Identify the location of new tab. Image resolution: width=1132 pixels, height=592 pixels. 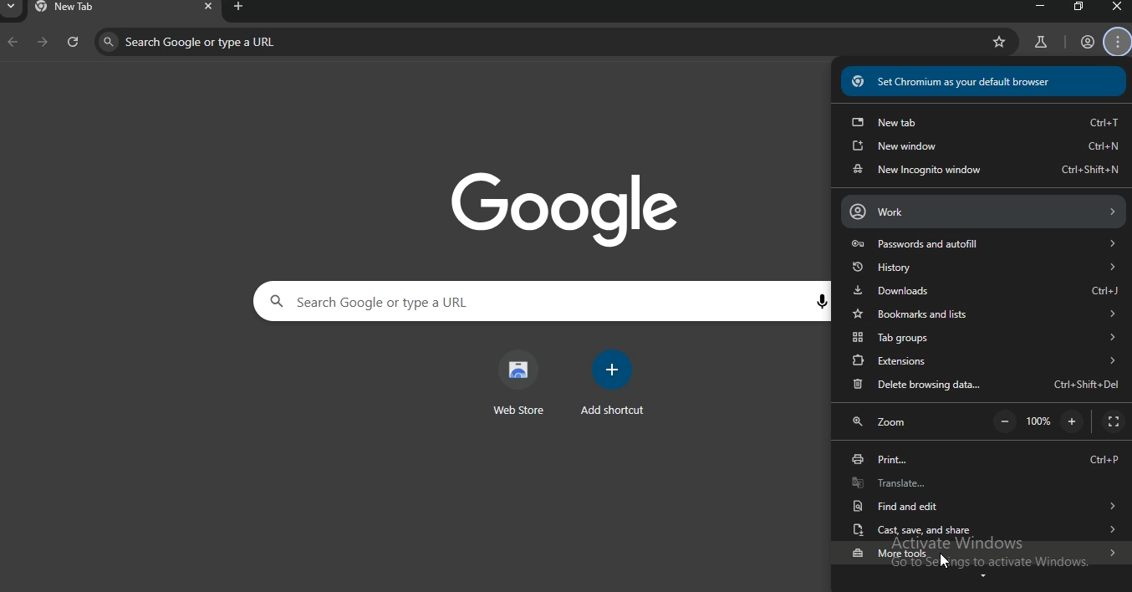
(986, 122).